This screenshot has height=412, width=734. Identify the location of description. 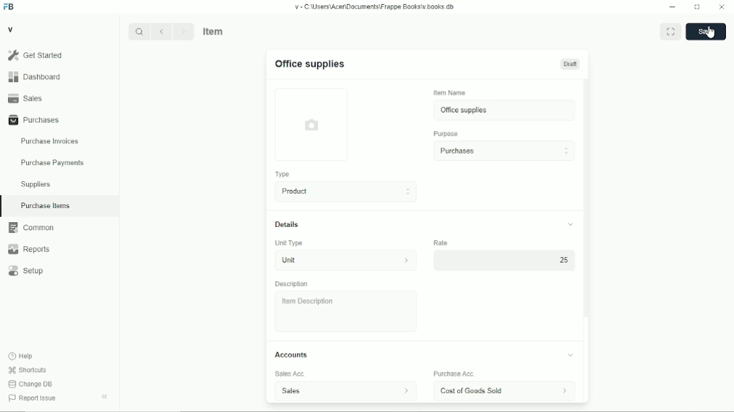
(292, 284).